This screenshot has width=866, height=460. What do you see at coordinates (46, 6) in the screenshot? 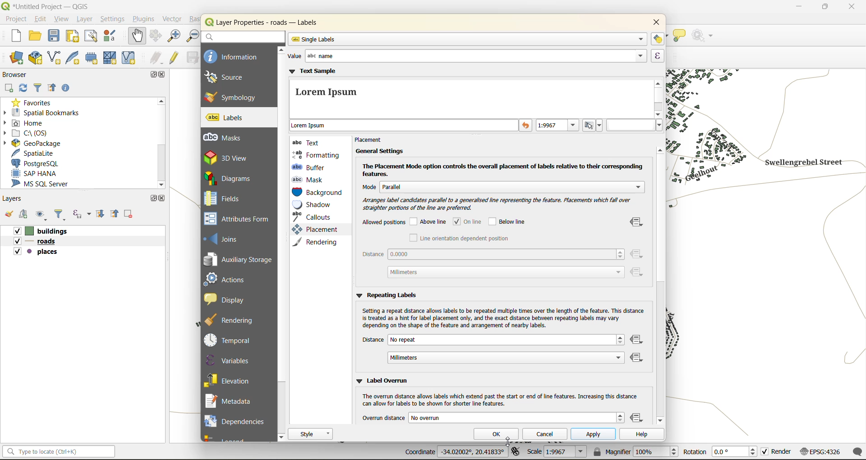
I see `file name and app name` at bounding box center [46, 6].